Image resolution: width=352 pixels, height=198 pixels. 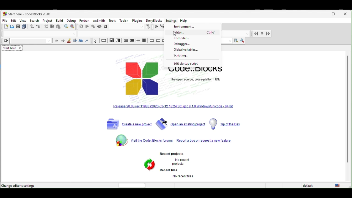 What do you see at coordinates (236, 41) in the screenshot?
I see `run search` at bounding box center [236, 41].